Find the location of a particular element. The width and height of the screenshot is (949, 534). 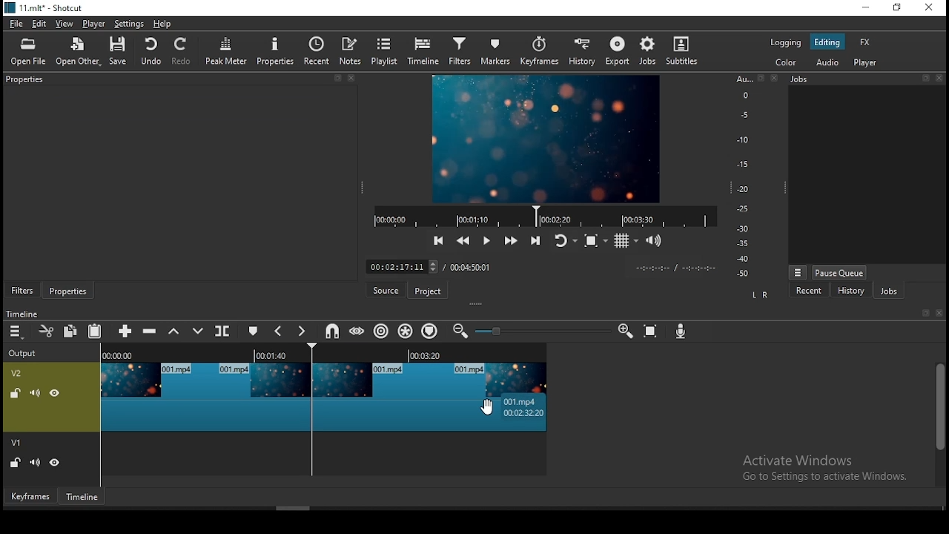

edit is located at coordinates (39, 24).